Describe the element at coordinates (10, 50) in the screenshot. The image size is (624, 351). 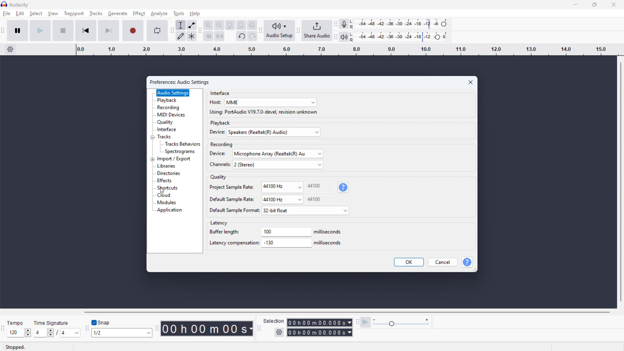
I see `timeline settings` at that location.